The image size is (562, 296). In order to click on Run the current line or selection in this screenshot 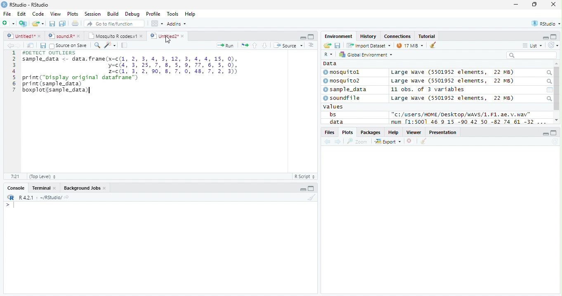, I will do `click(225, 46)`.